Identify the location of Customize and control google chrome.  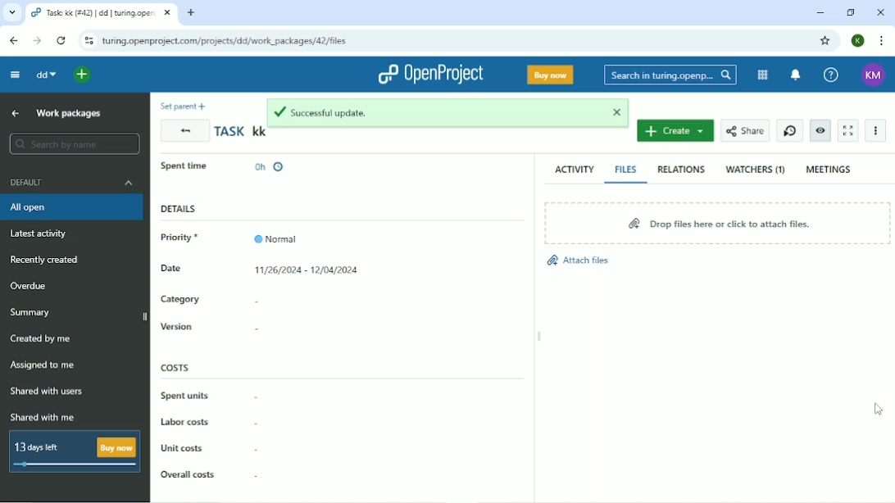
(880, 41).